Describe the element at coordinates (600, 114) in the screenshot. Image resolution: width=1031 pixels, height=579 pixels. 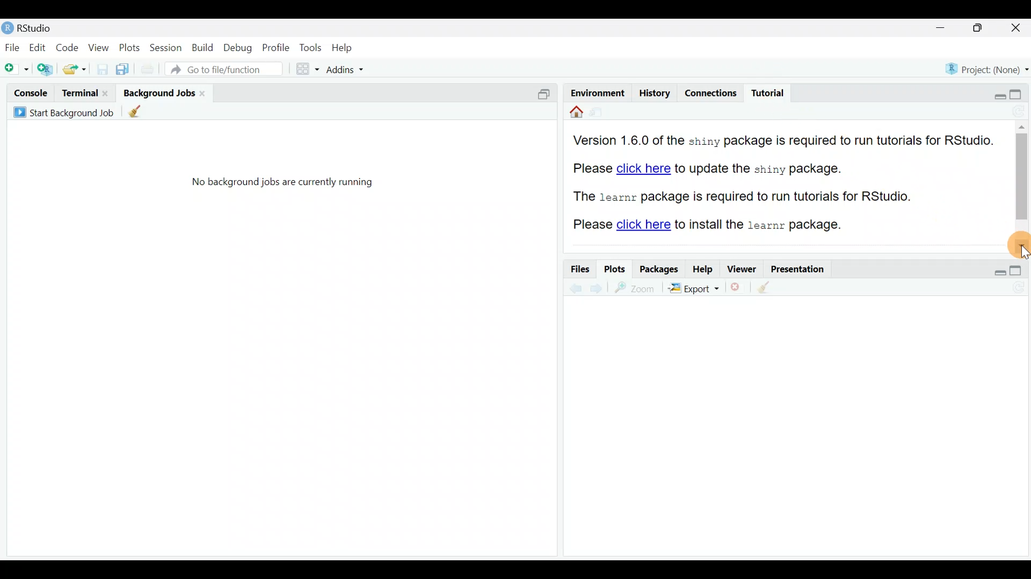
I see `show in new window` at that location.